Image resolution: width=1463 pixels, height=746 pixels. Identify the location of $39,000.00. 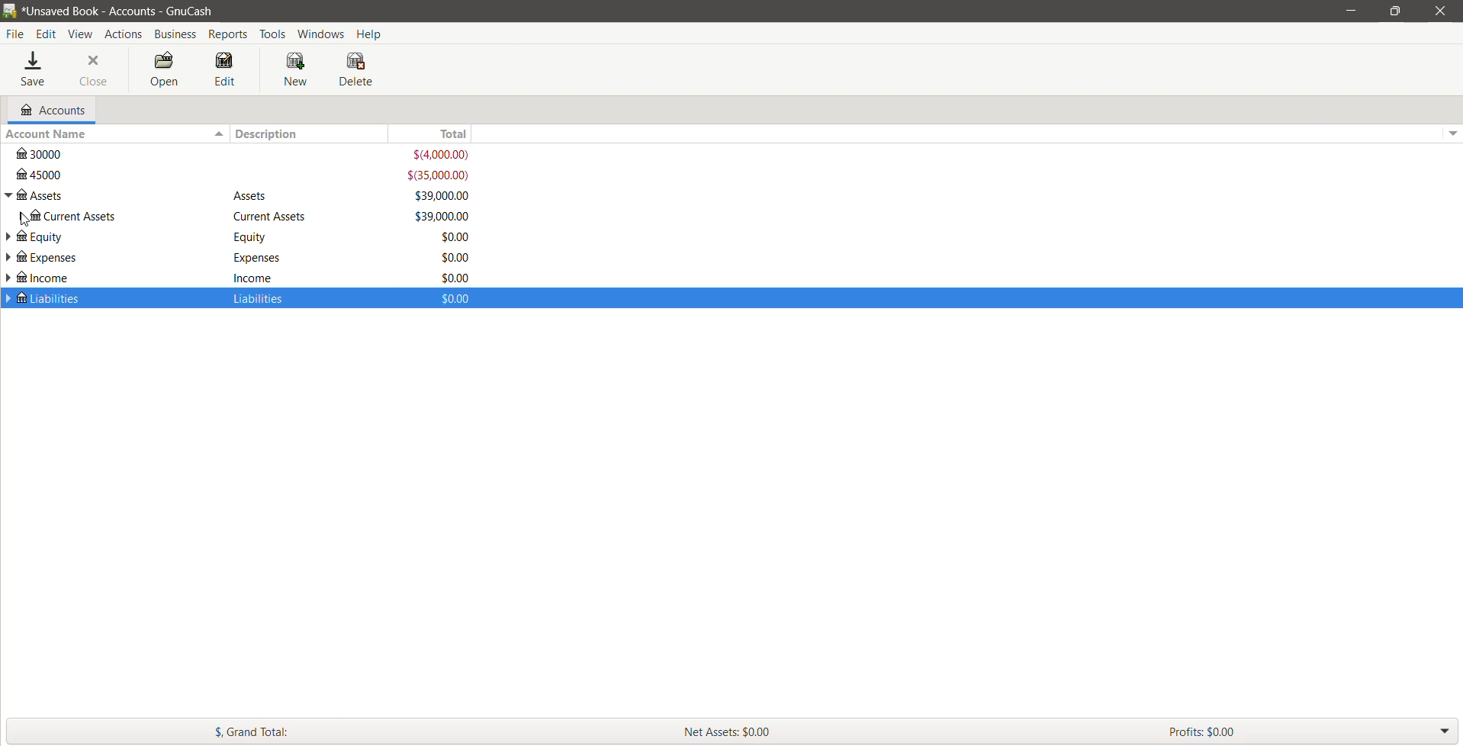
(443, 195).